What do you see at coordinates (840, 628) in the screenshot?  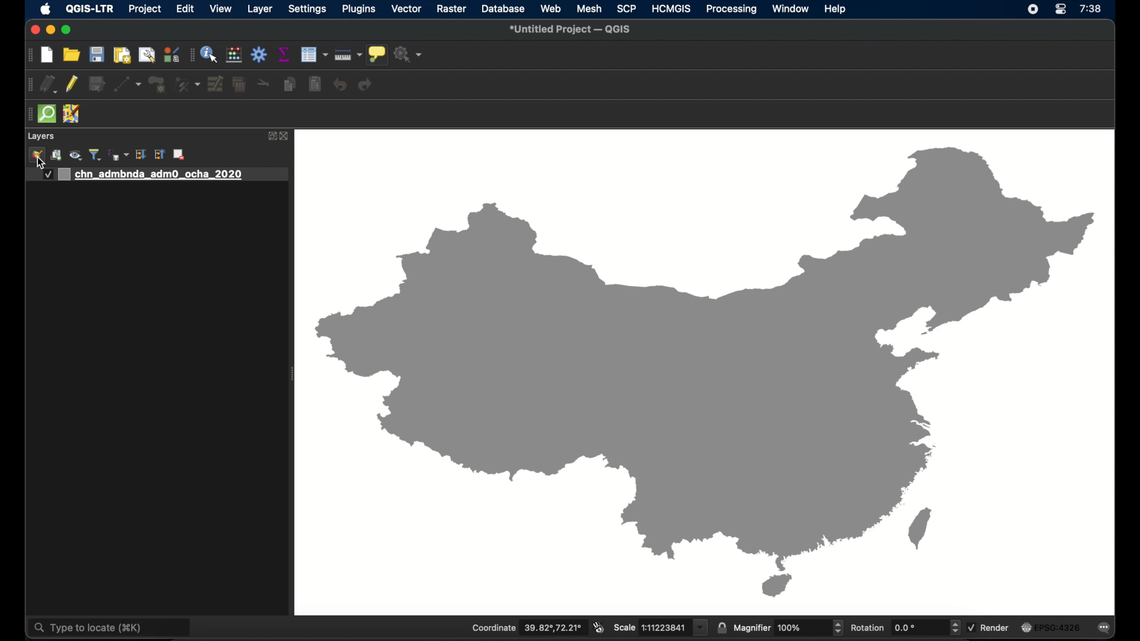 I see `Increase/decrease arrow` at bounding box center [840, 628].